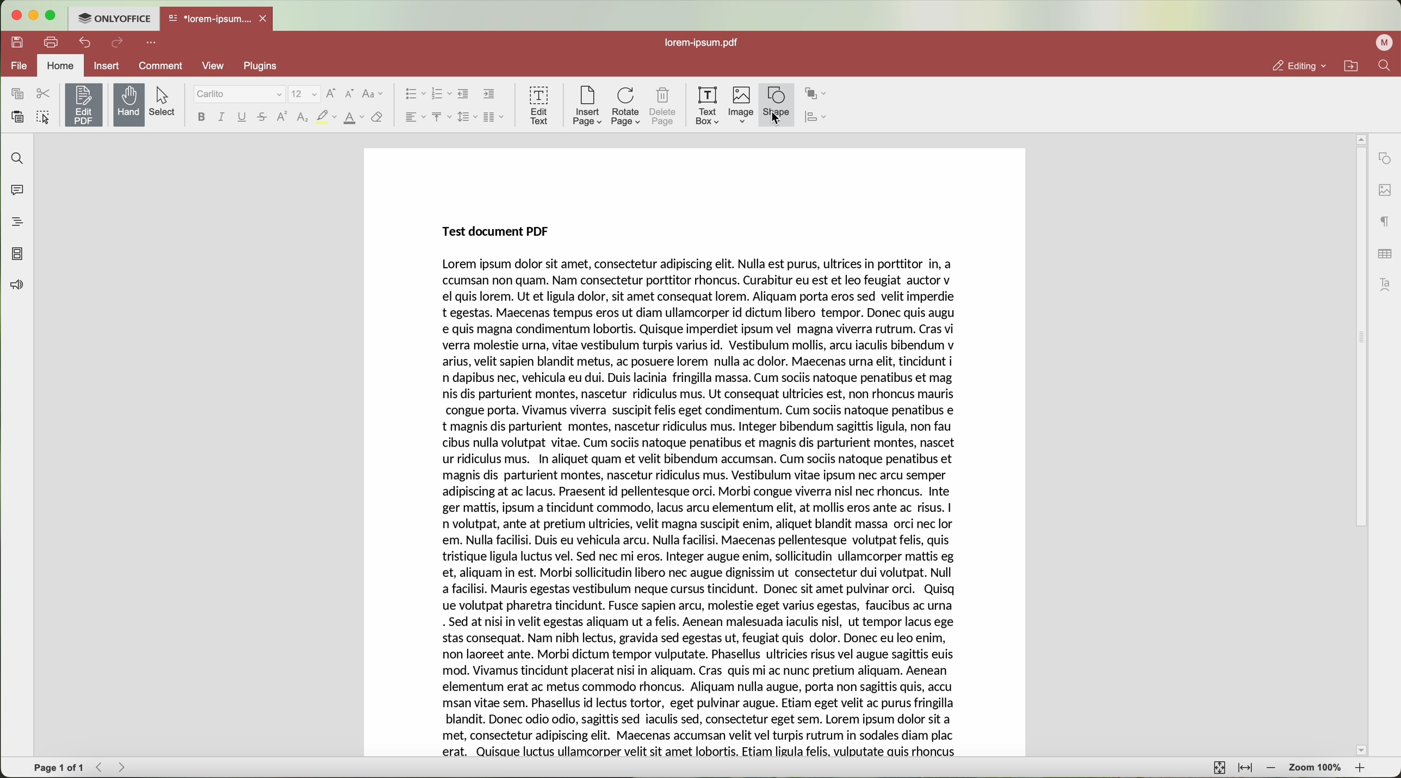  What do you see at coordinates (741, 105) in the screenshot?
I see `image` at bounding box center [741, 105].